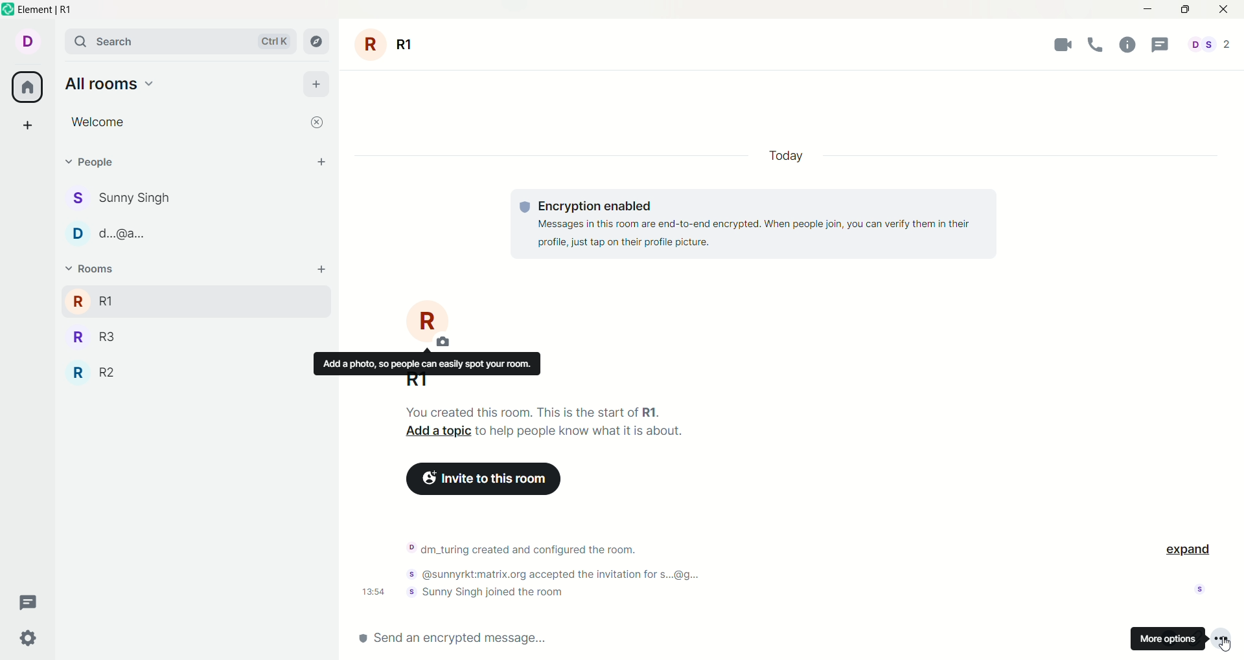  I want to click on Text, so click(533, 412).